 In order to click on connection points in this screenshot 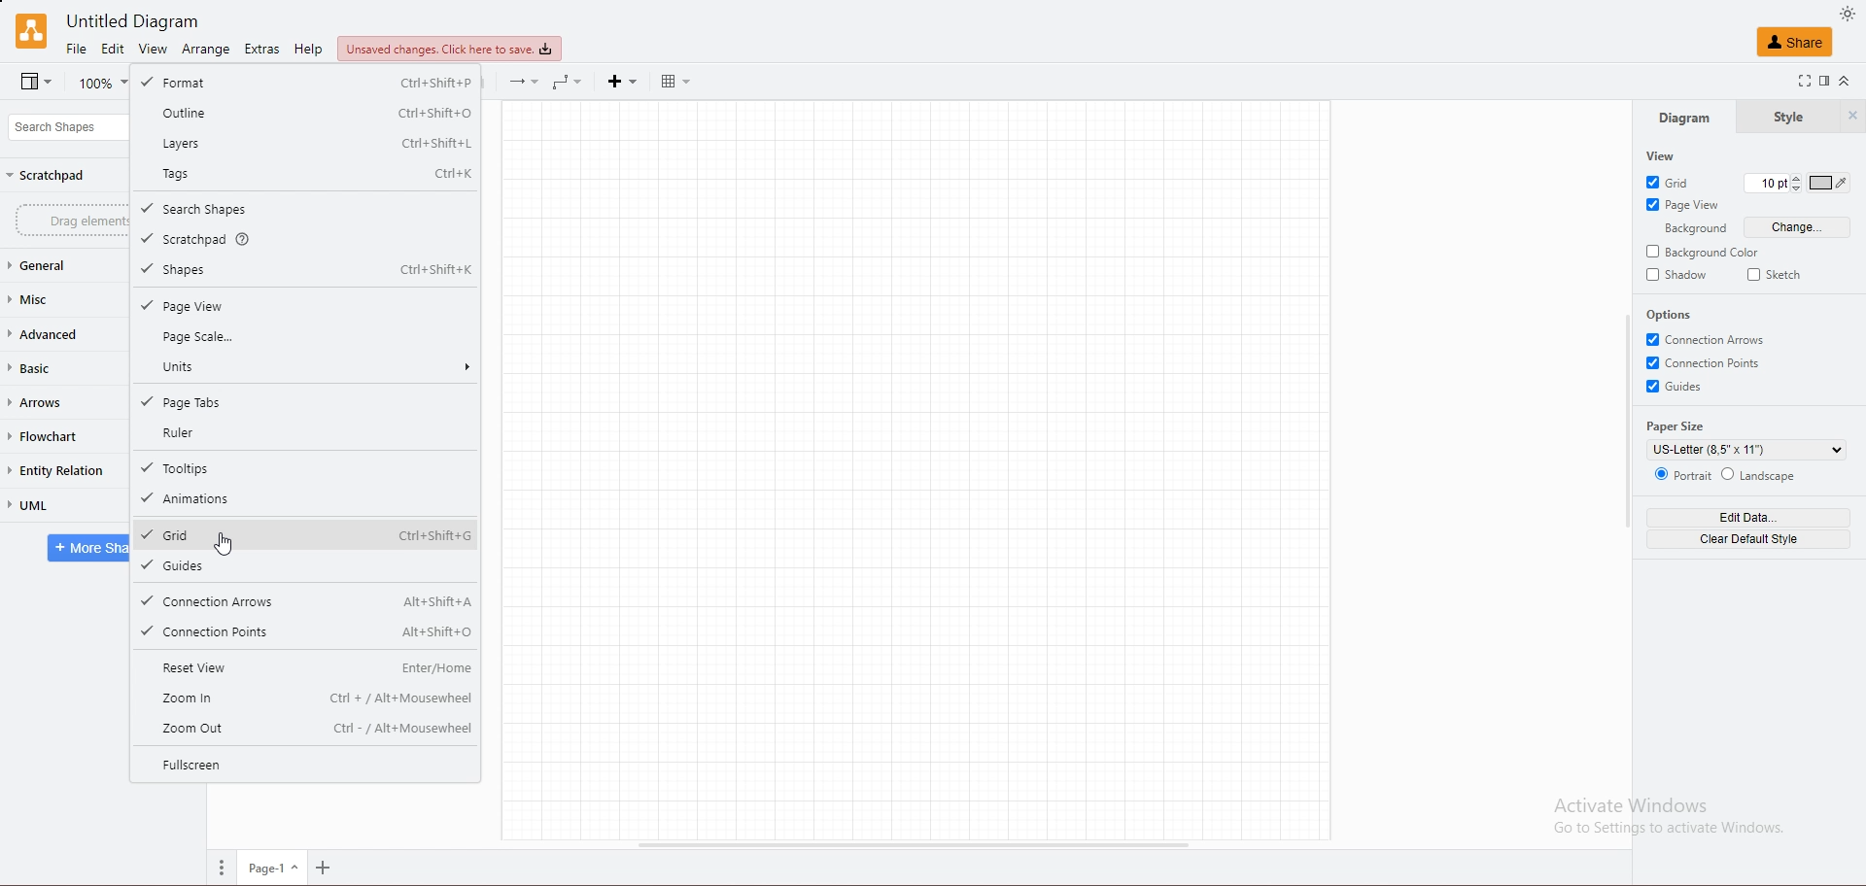, I will do `click(1710, 362)`.